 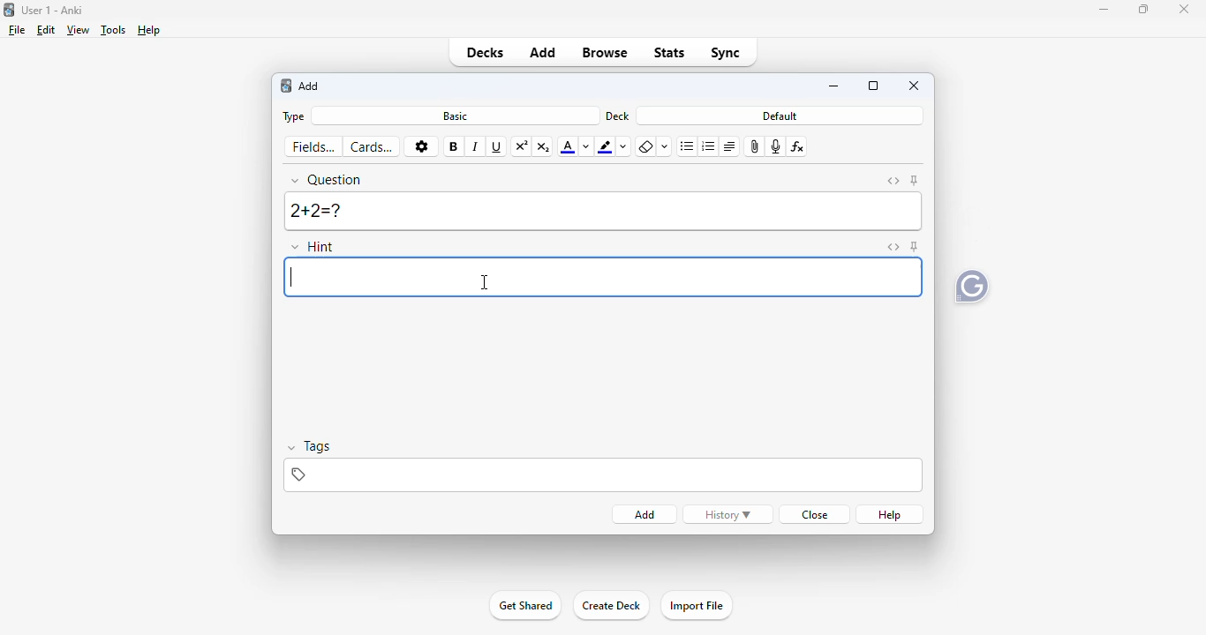 What do you see at coordinates (313, 147) in the screenshot?
I see `fields` at bounding box center [313, 147].